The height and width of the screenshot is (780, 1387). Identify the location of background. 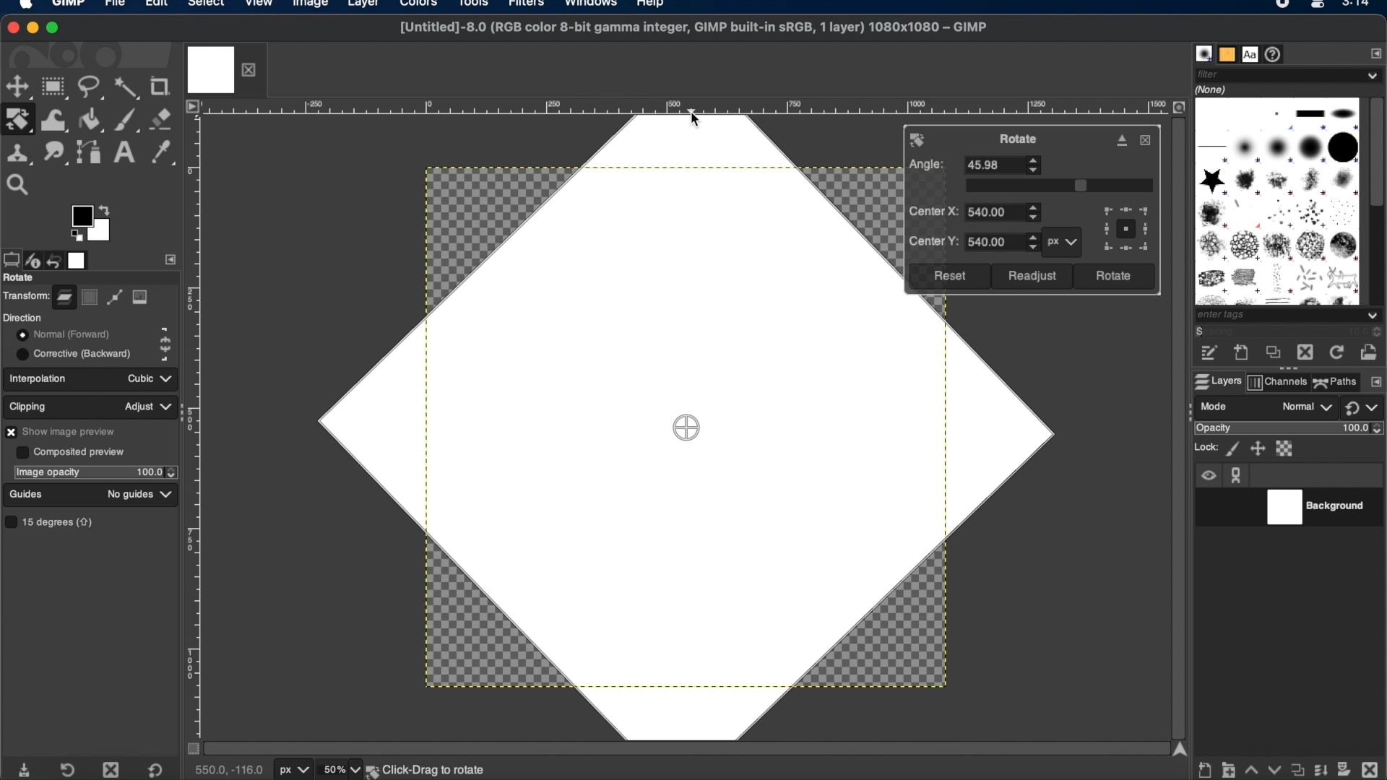
(1321, 508).